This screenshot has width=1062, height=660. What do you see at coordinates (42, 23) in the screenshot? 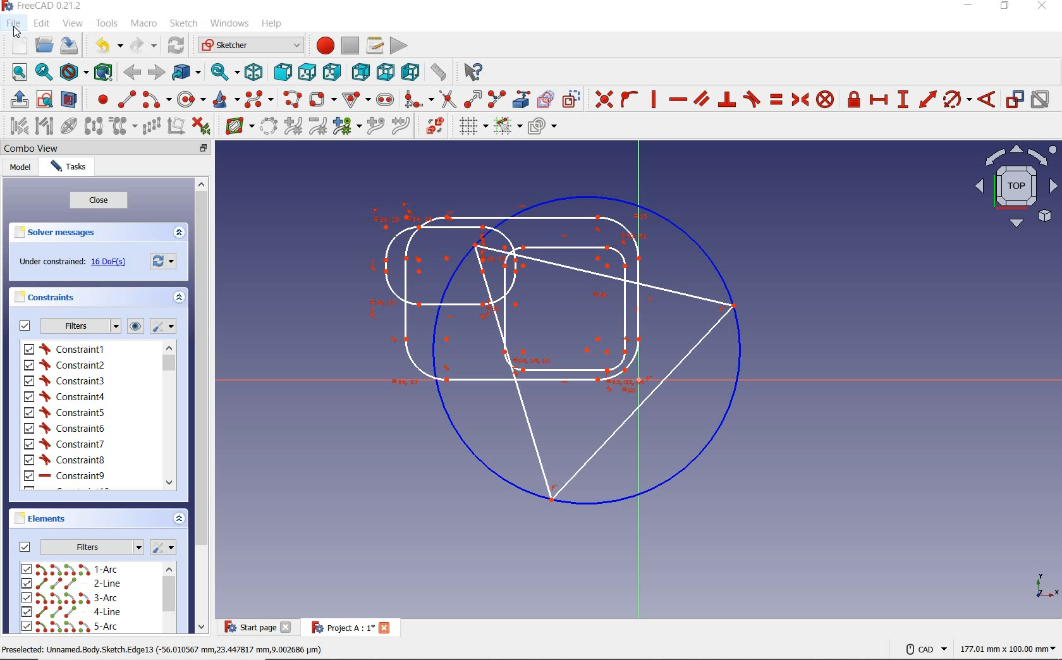
I see `edit` at bounding box center [42, 23].